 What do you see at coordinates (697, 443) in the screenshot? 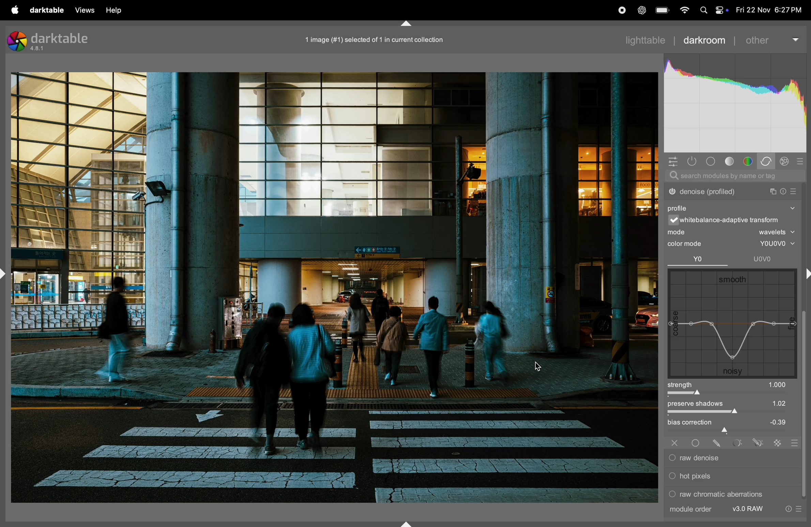
I see `uniformly` at bounding box center [697, 443].